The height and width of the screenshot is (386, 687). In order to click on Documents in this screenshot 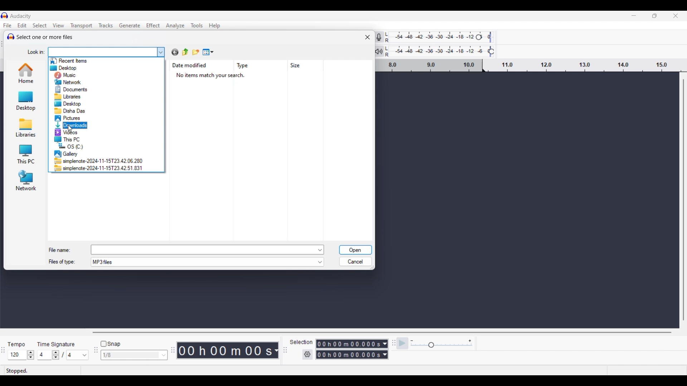, I will do `click(74, 89)`.